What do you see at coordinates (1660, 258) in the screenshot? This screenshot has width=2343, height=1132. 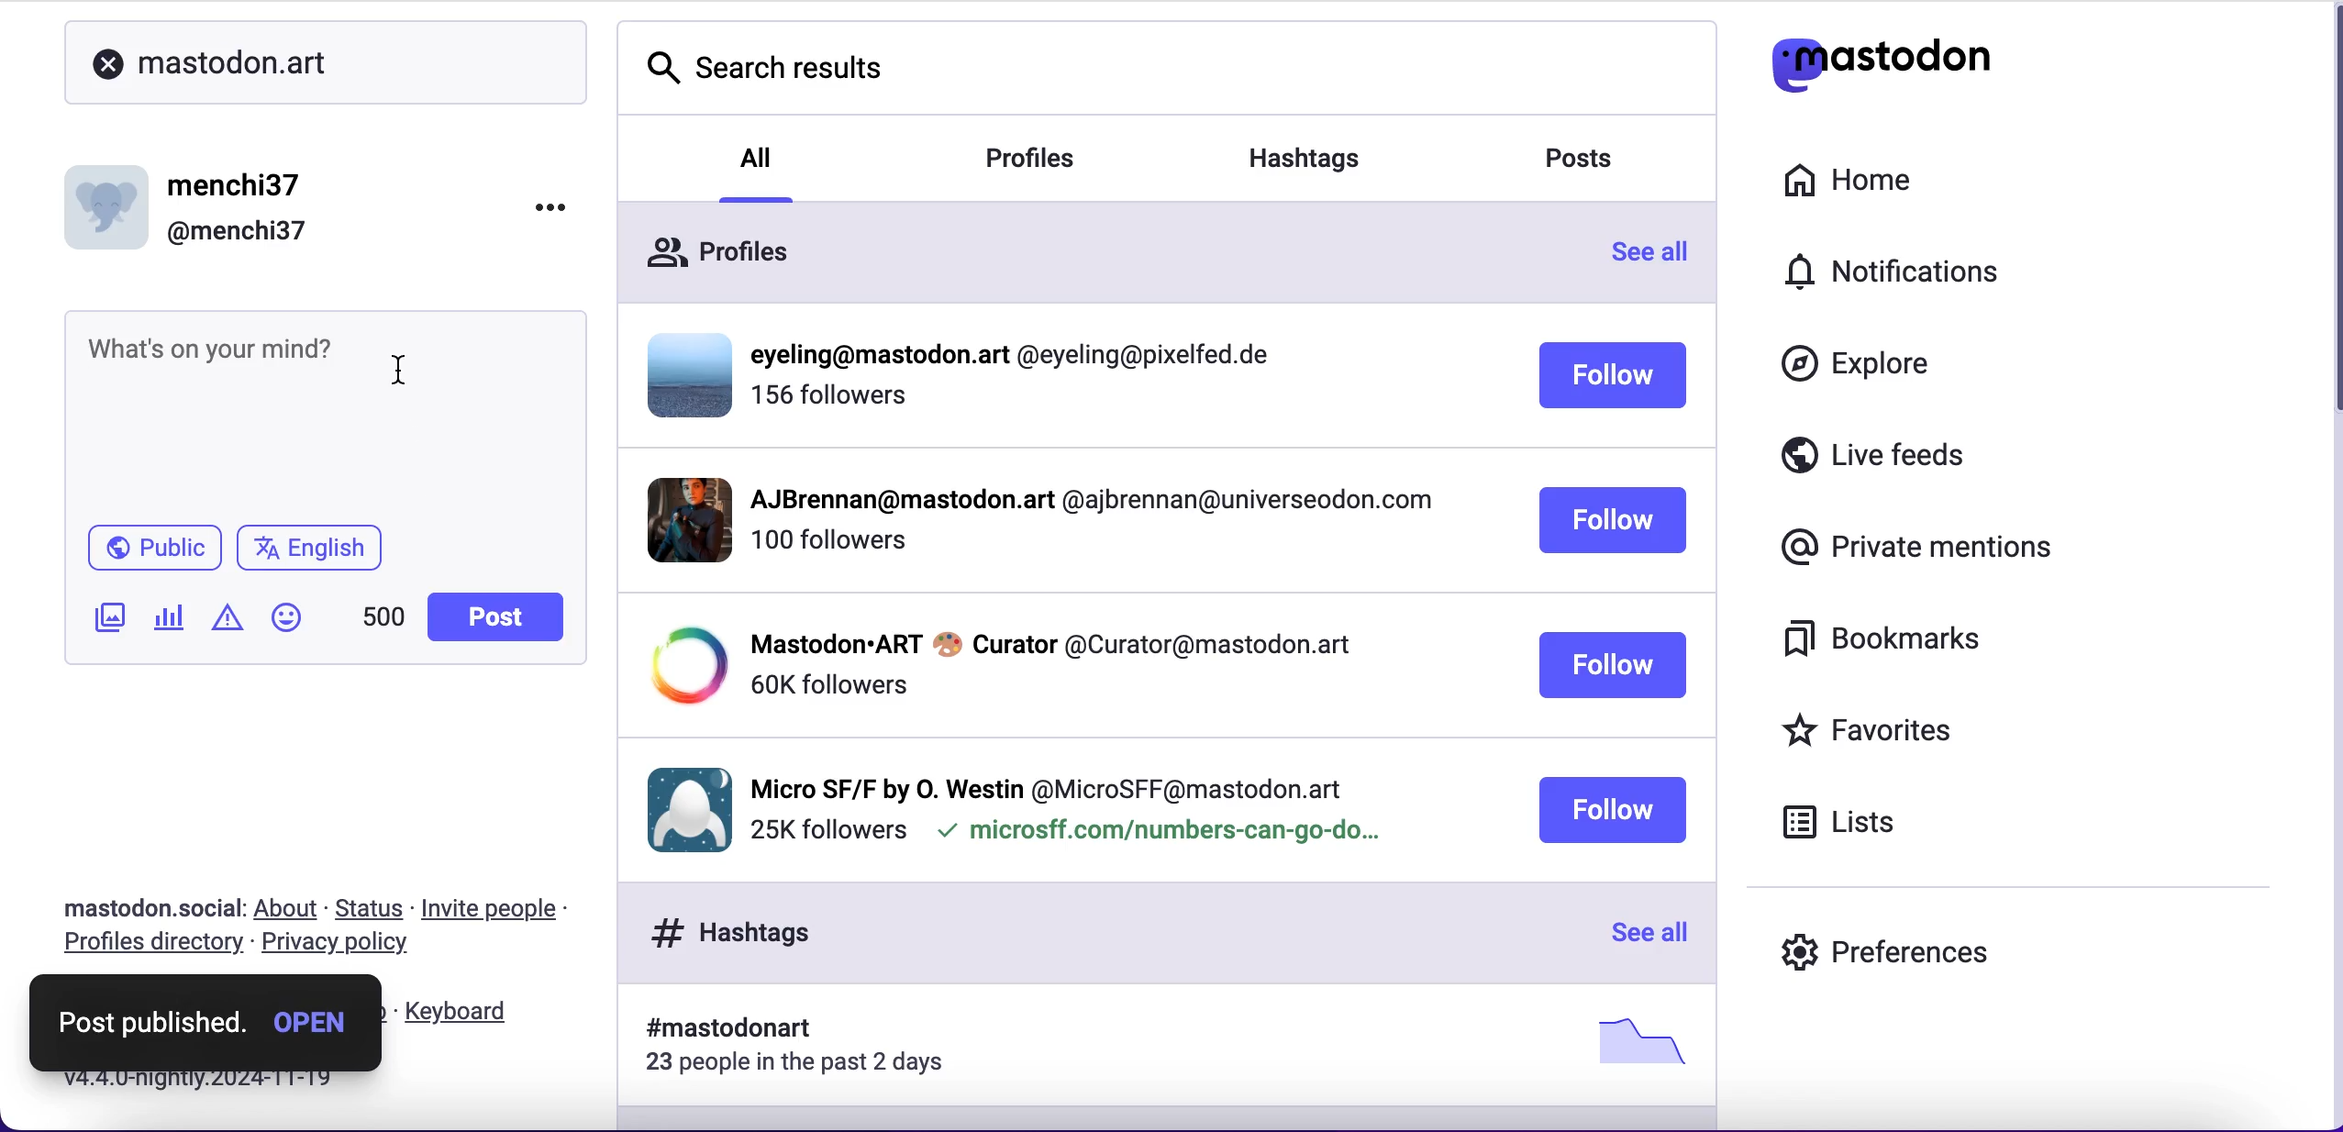 I see `see all` at bounding box center [1660, 258].